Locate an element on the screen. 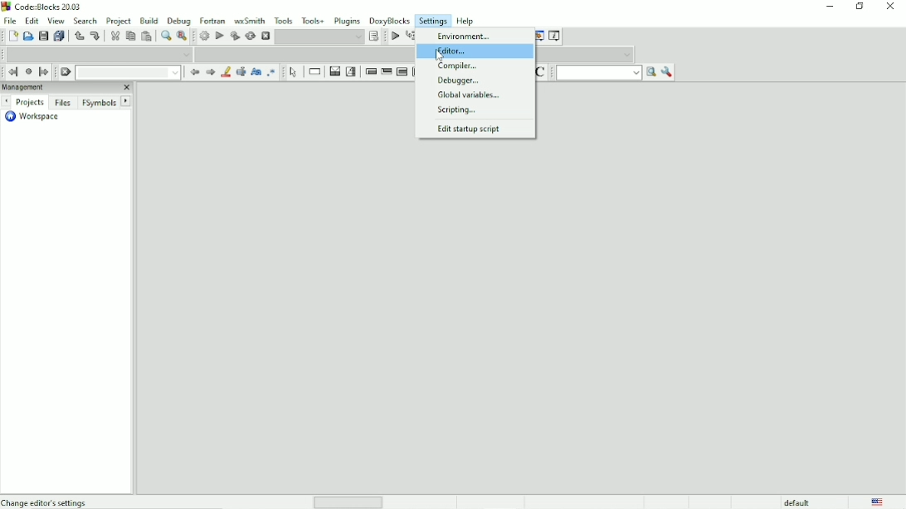 This screenshot has width=906, height=509. Managment is located at coordinates (47, 87).